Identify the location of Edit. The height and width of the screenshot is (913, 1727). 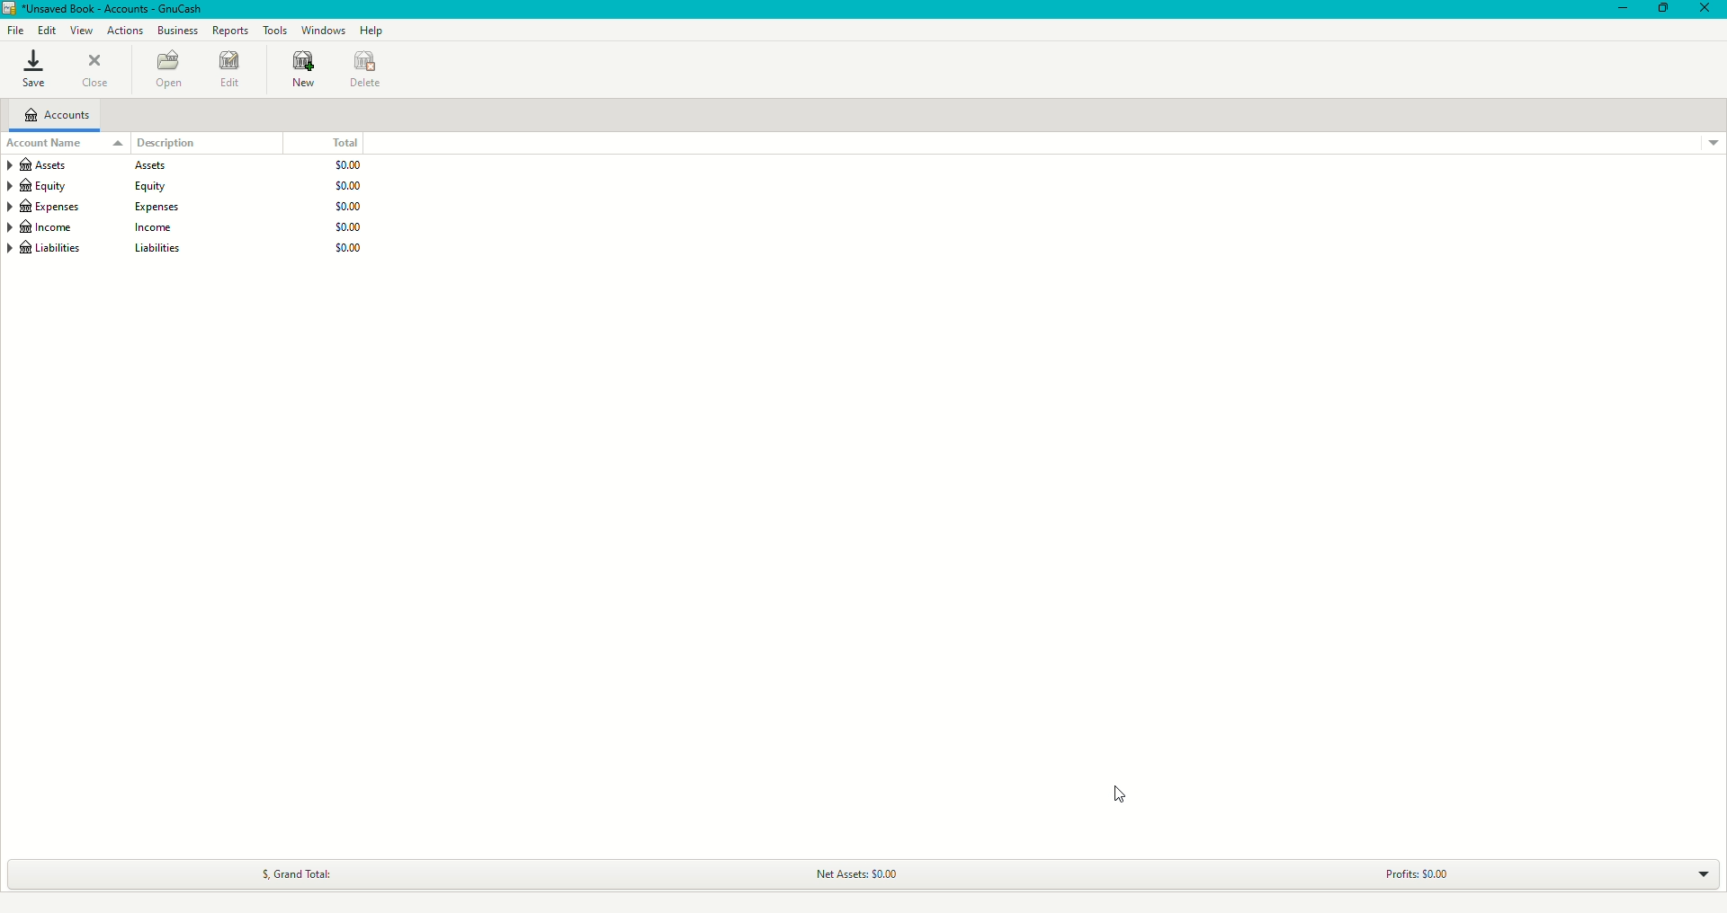
(231, 72).